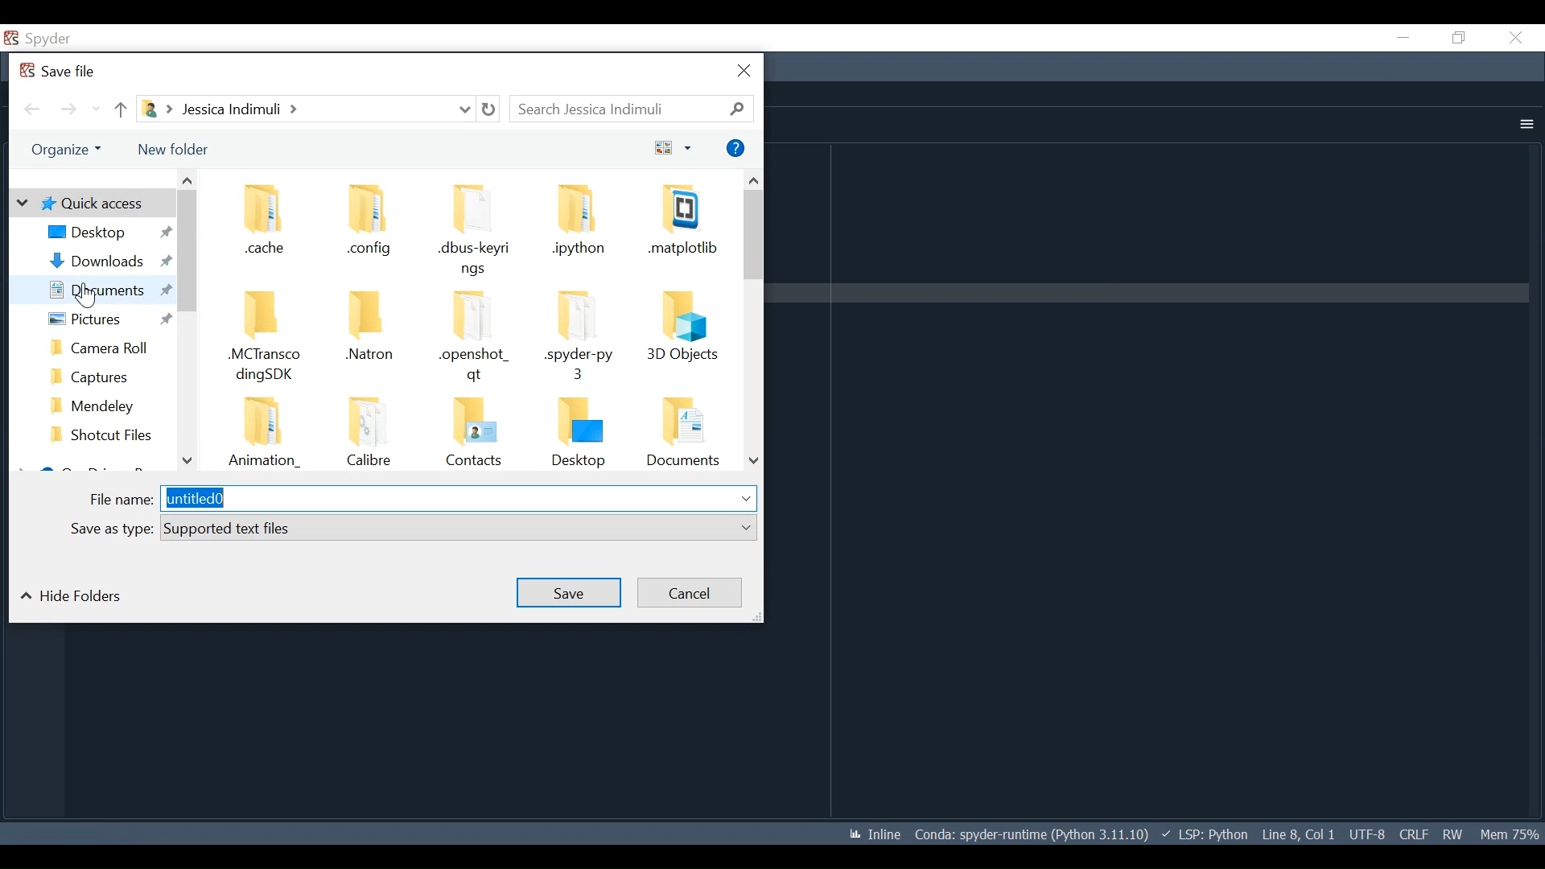 The width and height of the screenshot is (1545, 869). Describe the element at coordinates (1029, 834) in the screenshot. I see `Conda Environment Indicator` at that location.